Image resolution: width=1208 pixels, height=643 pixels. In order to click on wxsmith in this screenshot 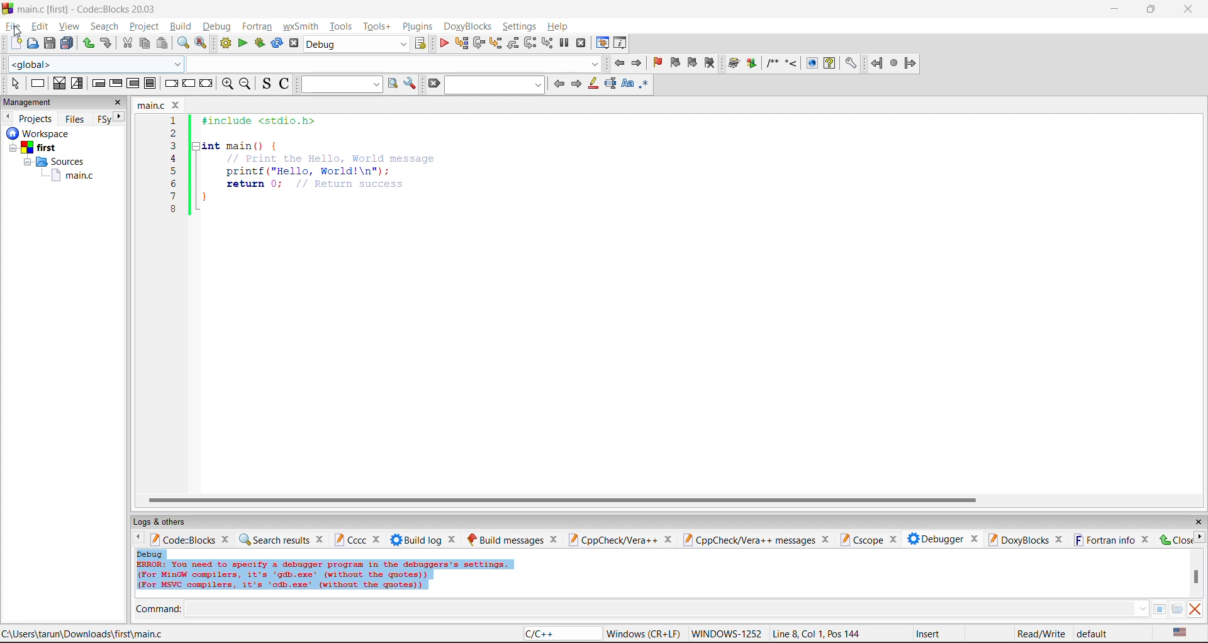, I will do `click(301, 26)`.